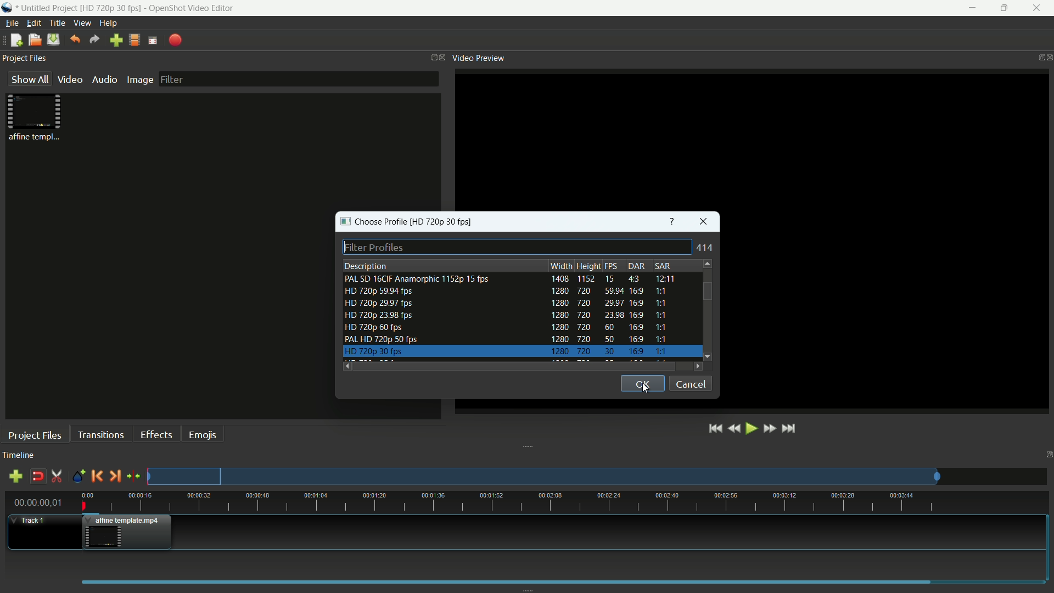 The image size is (1054, 593). I want to click on close window, so click(704, 223).